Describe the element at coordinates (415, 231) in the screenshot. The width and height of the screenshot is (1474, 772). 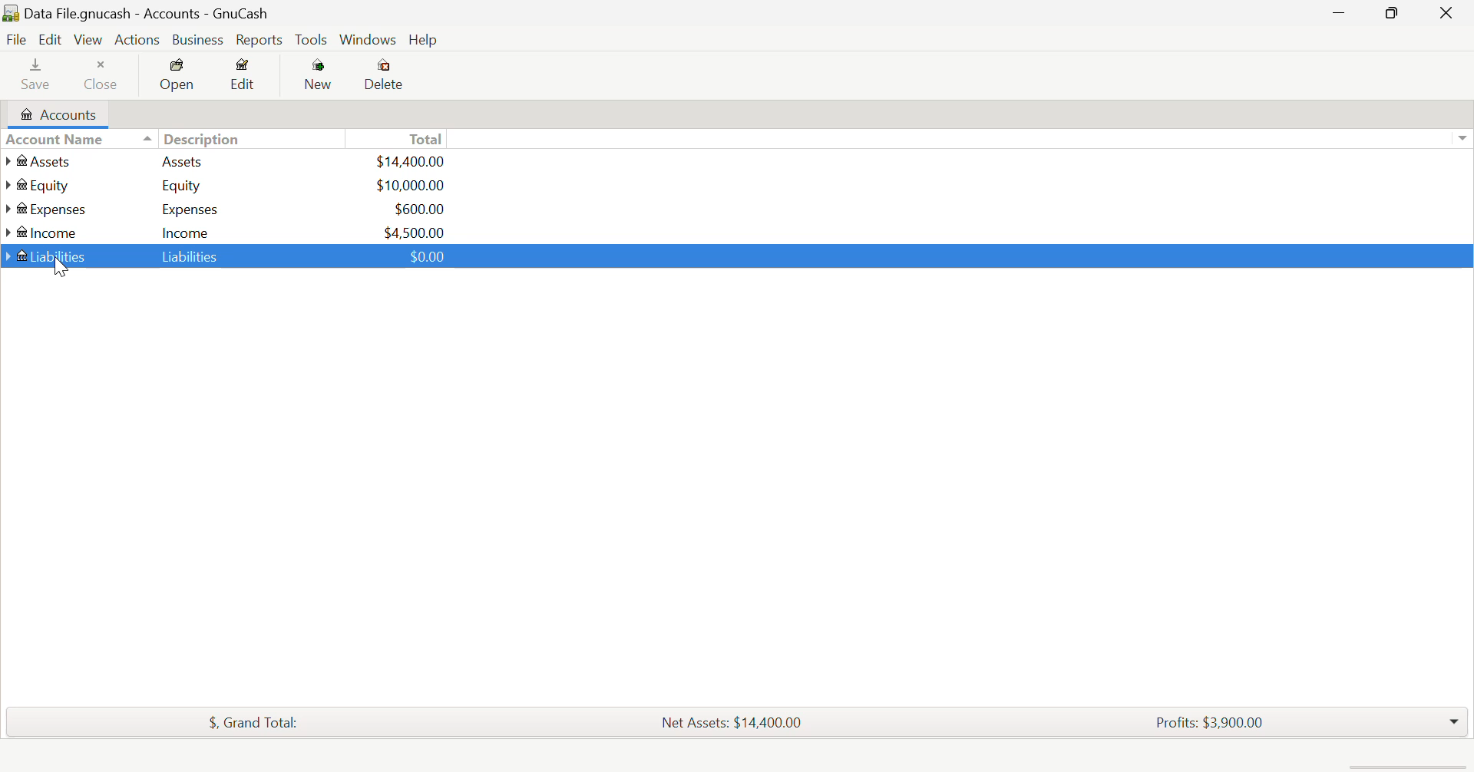
I see `USD` at that location.